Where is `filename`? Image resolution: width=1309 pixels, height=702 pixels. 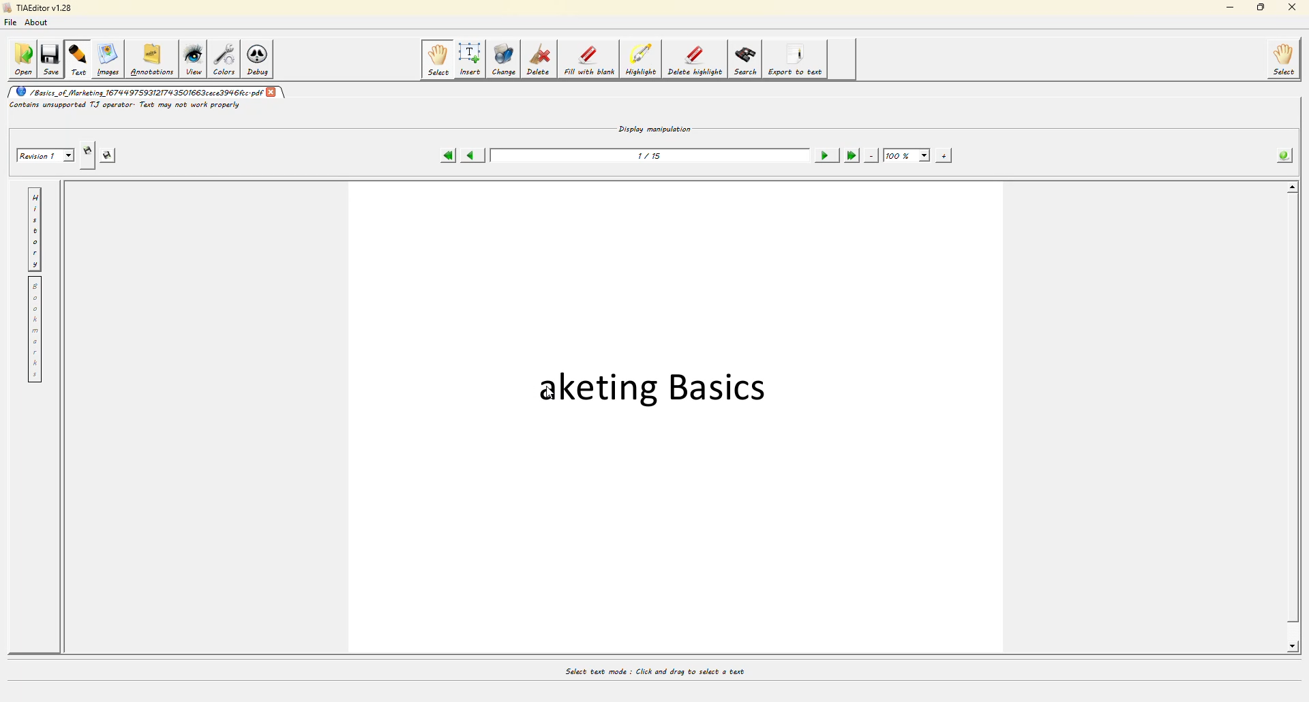
filename is located at coordinates (138, 92).